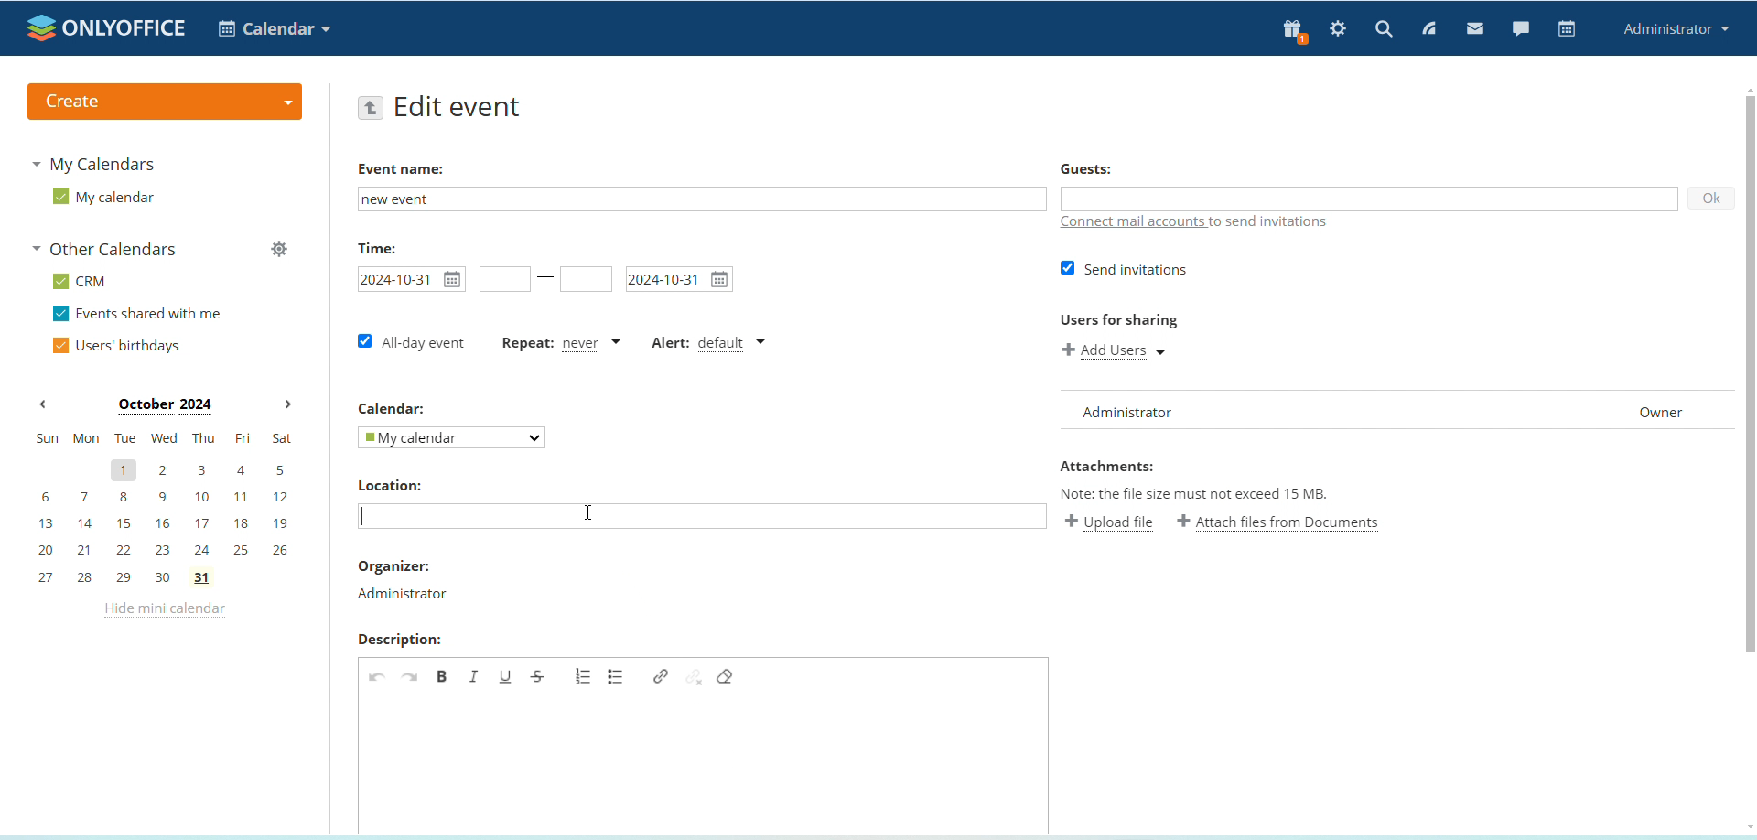 The height and width of the screenshot is (840, 1757). What do you see at coordinates (141, 315) in the screenshot?
I see `events shared with me` at bounding box center [141, 315].